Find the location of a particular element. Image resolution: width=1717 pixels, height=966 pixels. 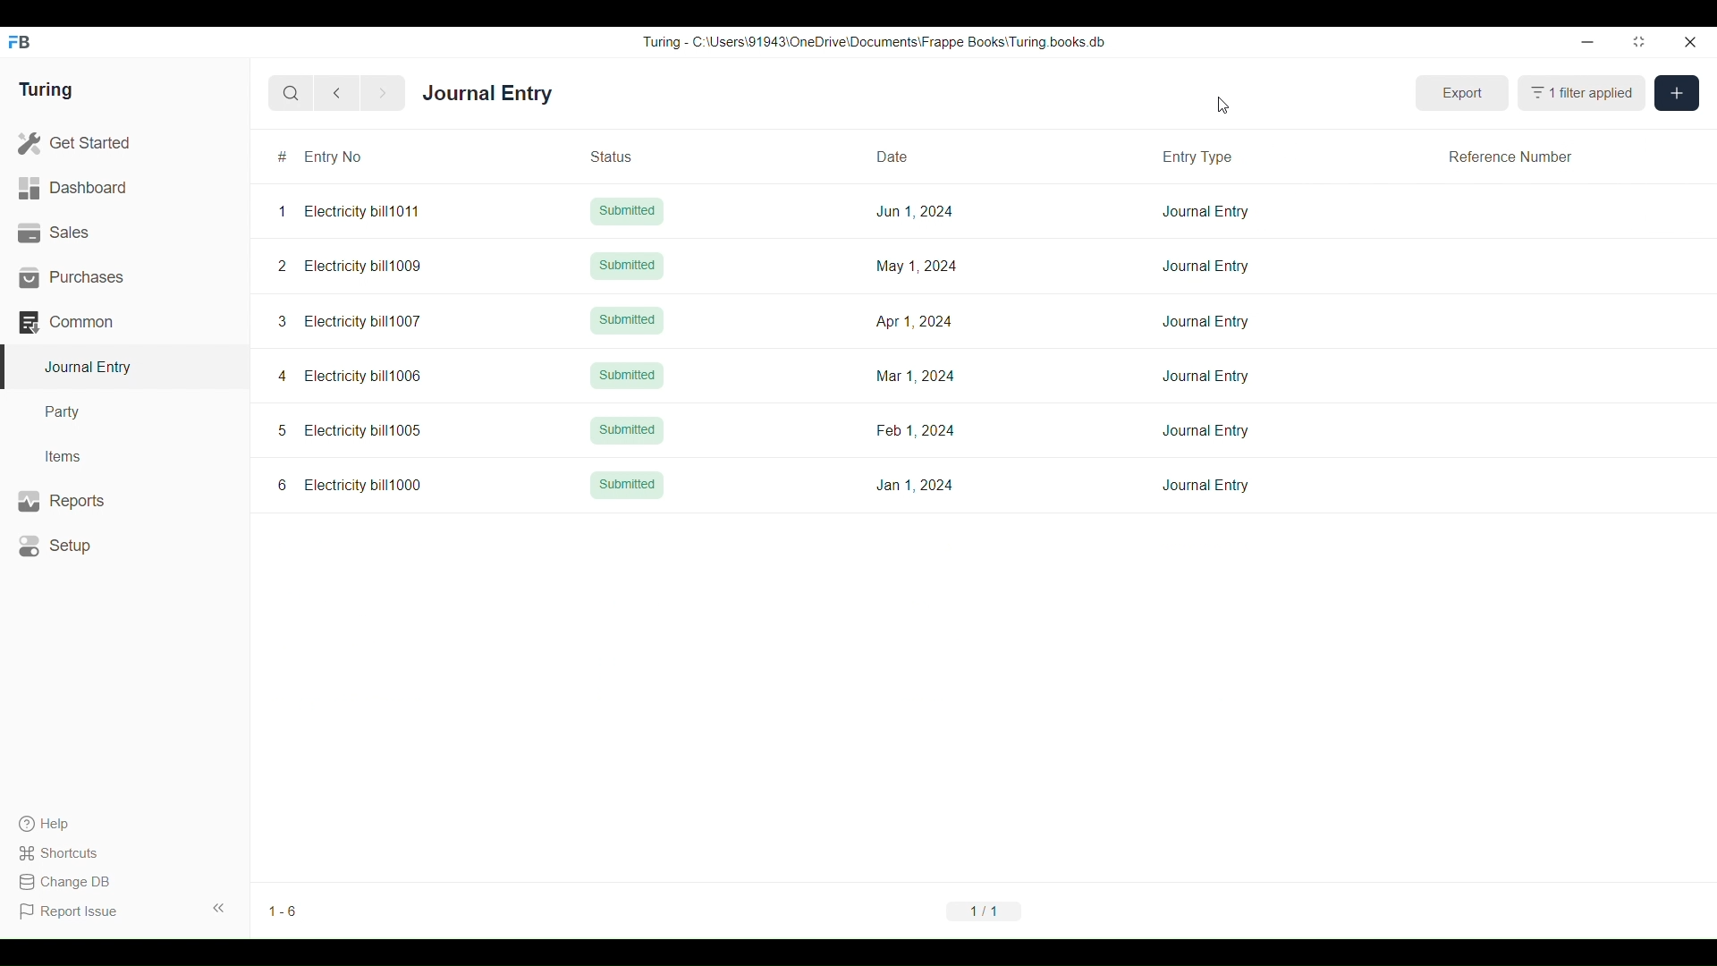

Next is located at coordinates (383, 94).